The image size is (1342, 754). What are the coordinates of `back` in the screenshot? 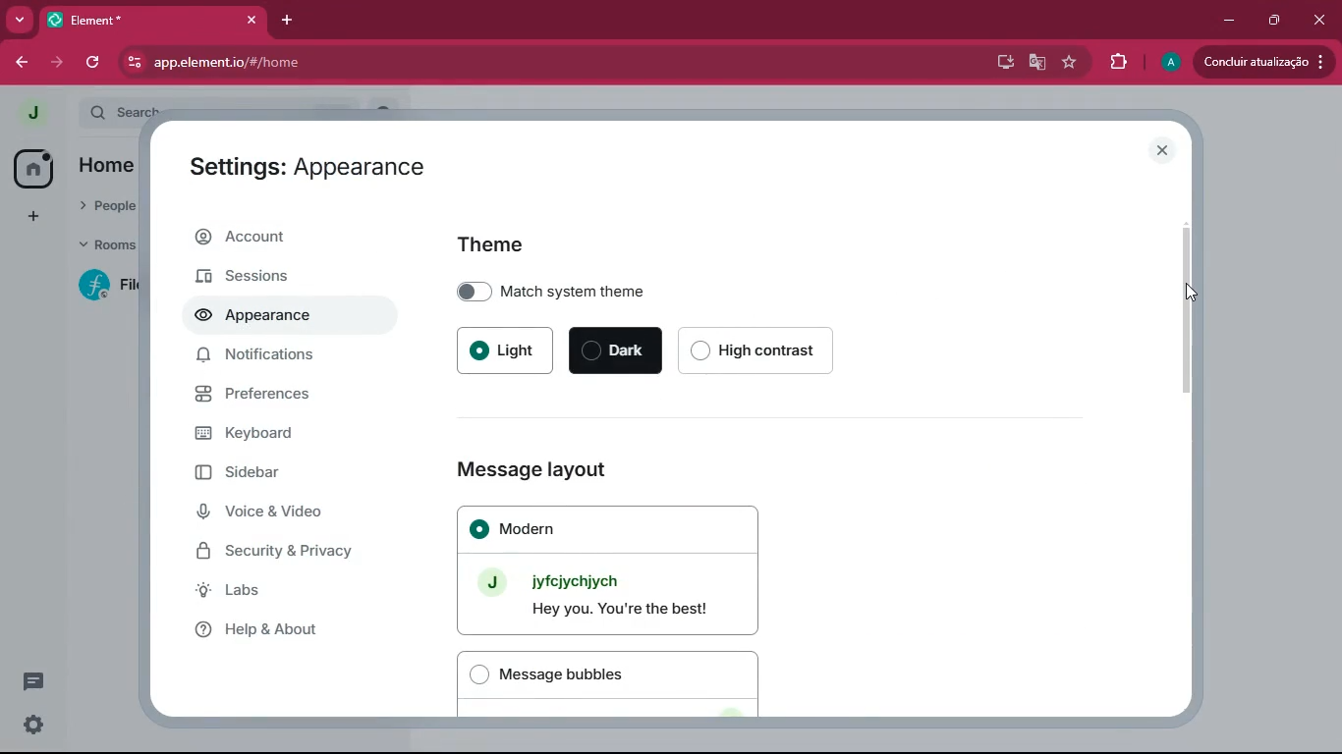 It's located at (21, 62).